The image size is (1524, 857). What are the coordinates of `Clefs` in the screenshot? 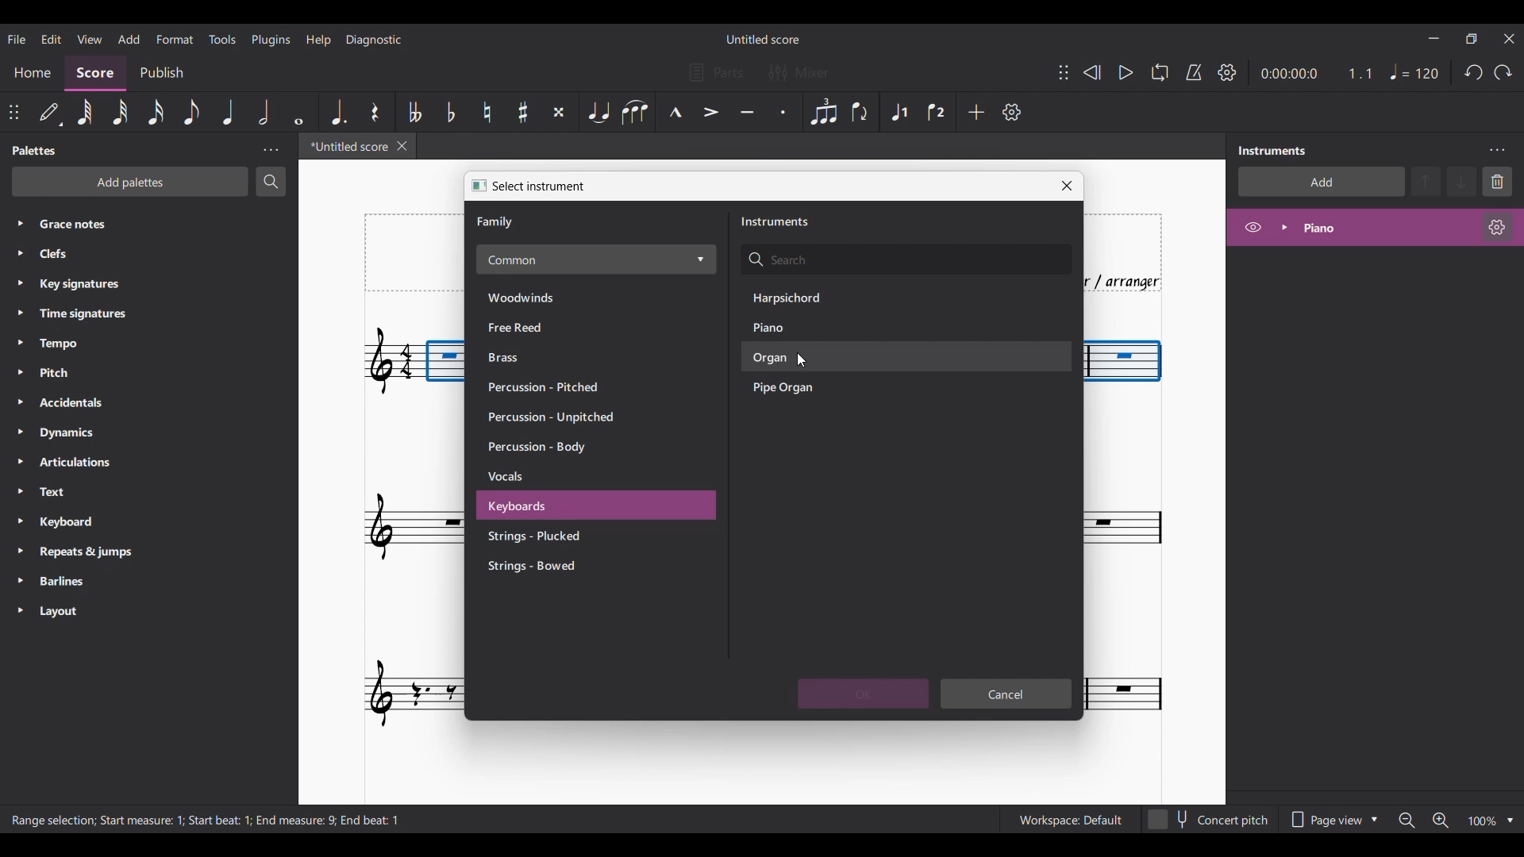 It's located at (126, 254).